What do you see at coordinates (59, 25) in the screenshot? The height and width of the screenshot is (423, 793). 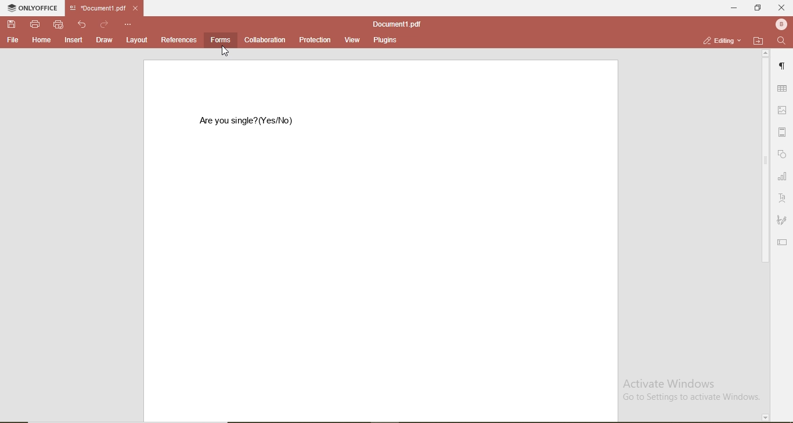 I see `quick print` at bounding box center [59, 25].